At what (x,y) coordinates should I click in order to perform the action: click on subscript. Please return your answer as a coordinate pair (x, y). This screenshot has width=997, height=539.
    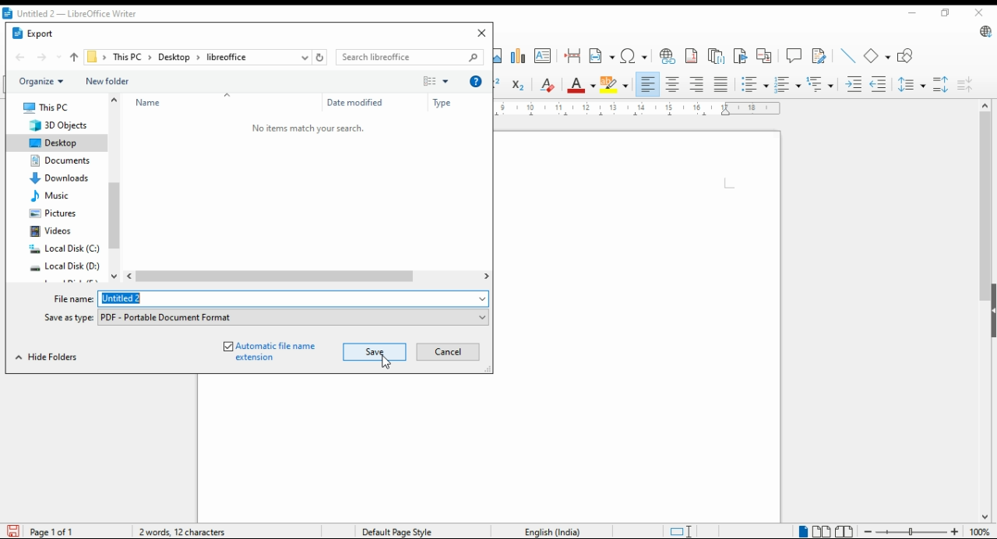
    Looking at the image, I should click on (517, 86).